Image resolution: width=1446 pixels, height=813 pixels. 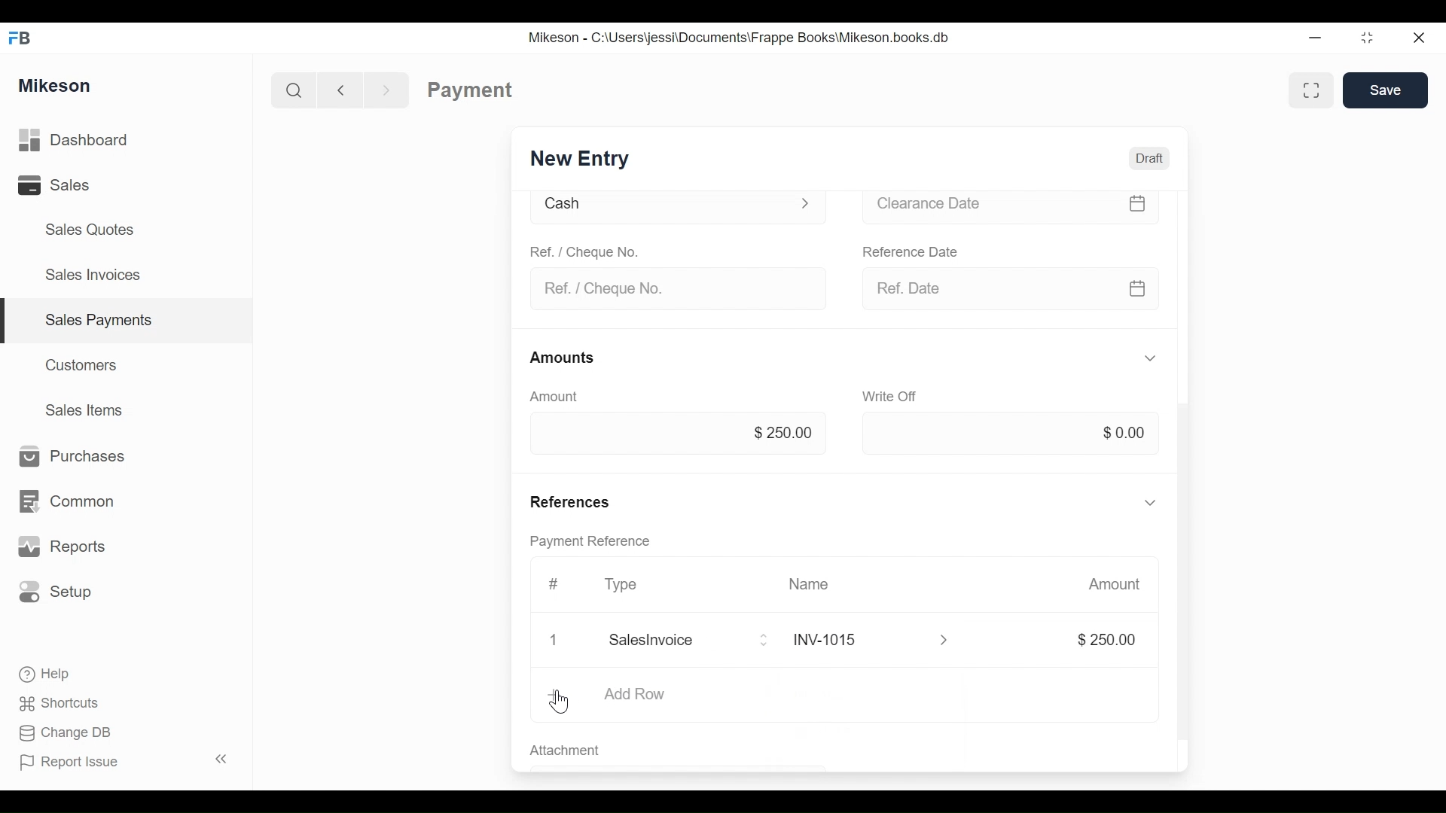 I want to click on Close, so click(x=553, y=640).